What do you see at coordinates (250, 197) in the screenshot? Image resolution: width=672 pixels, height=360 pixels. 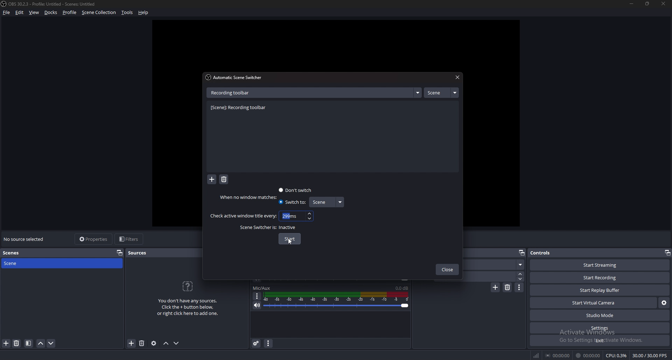 I see `when no window matches` at bounding box center [250, 197].